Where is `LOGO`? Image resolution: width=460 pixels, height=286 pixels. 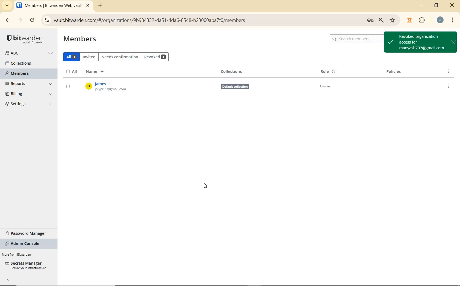
LOGO is located at coordinates (26, 39).